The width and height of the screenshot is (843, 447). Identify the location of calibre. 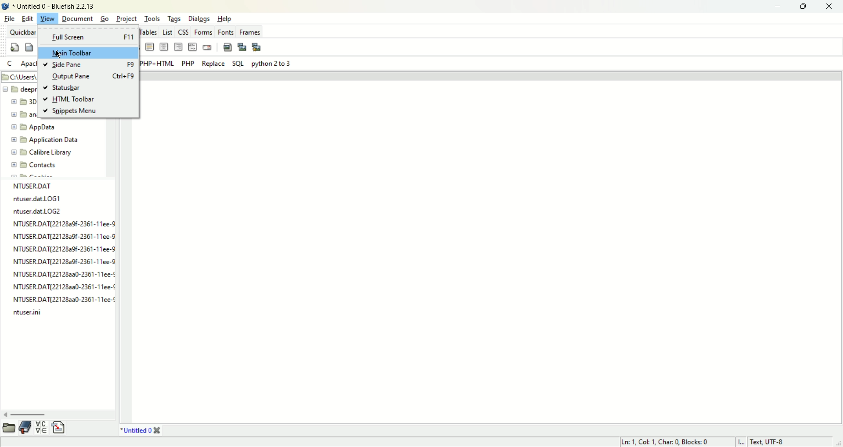
(41, 153).